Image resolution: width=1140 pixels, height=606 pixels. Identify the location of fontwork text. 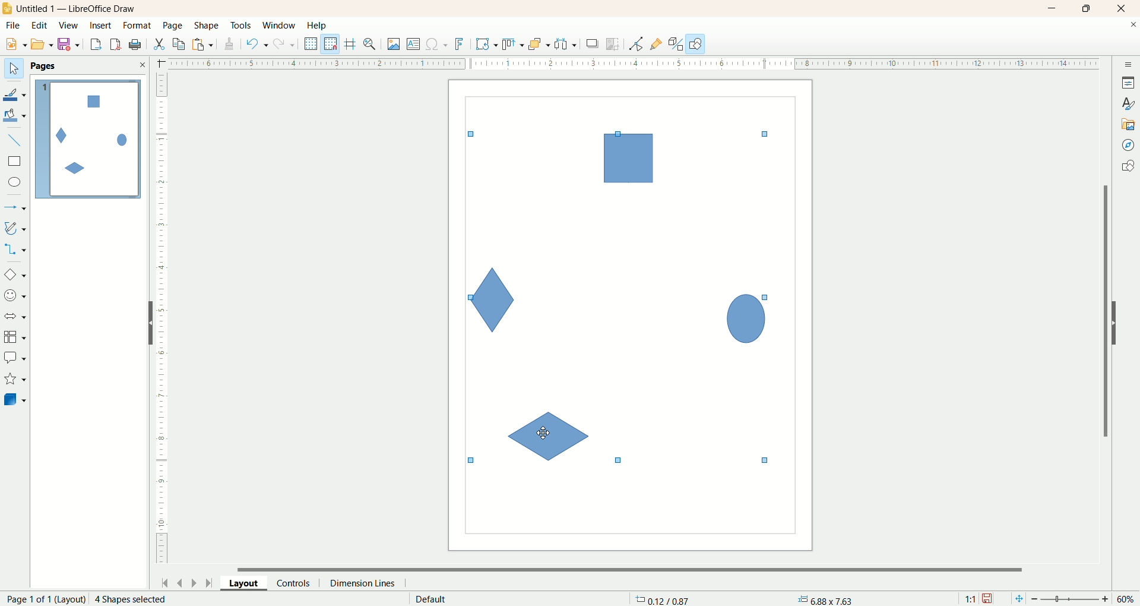
(461, 45).